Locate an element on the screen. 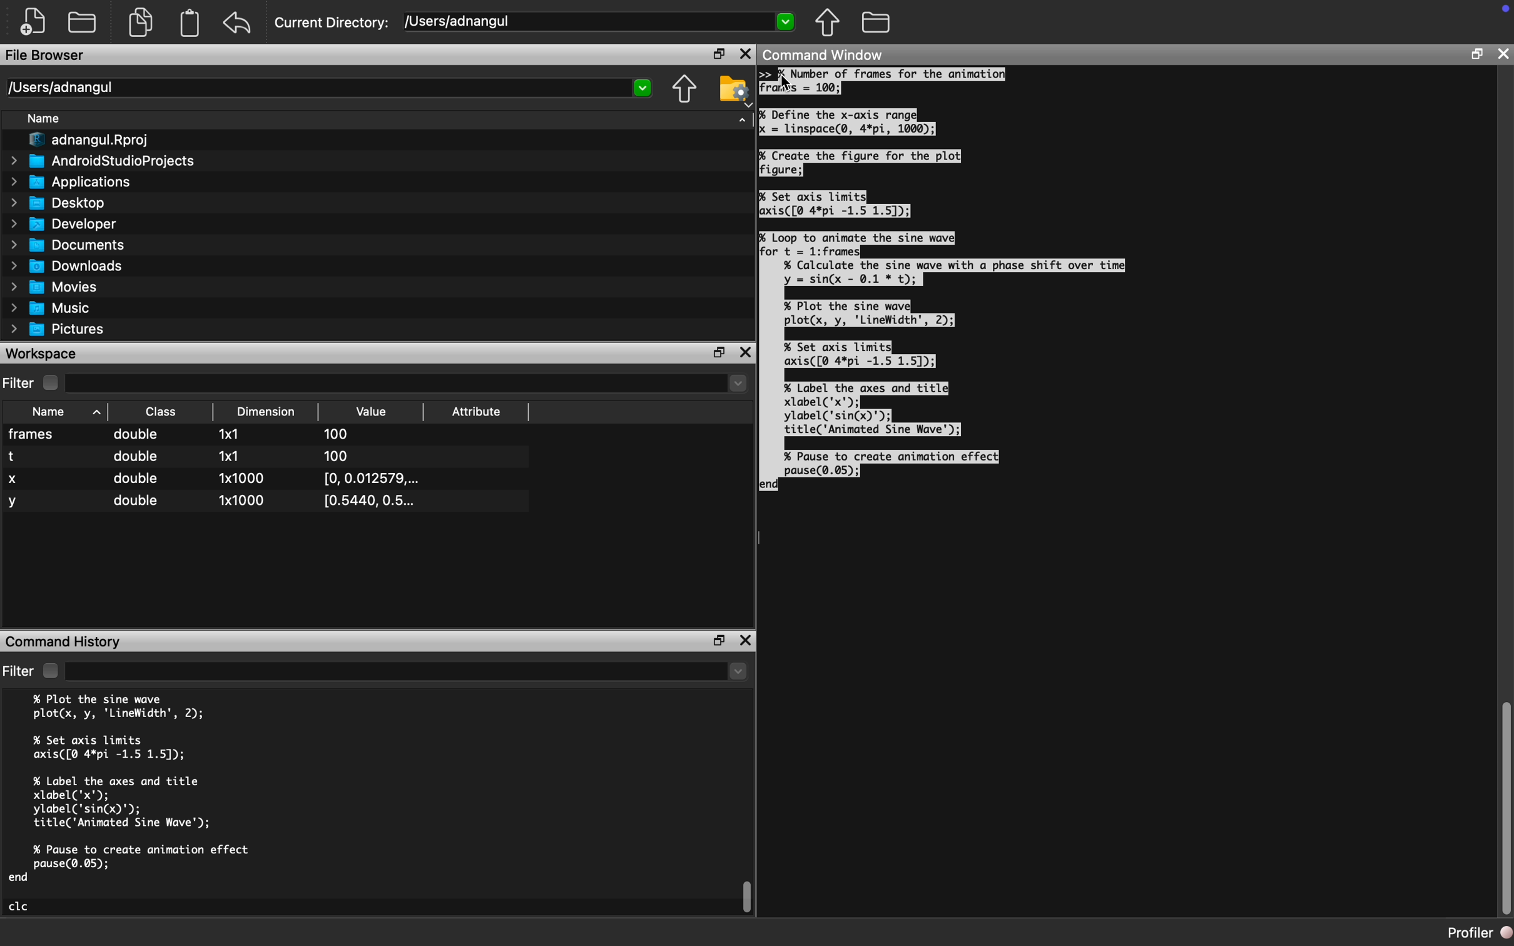 This screenshot has width=1514, height=946. Scroll is located at coordinates (1505, 805).